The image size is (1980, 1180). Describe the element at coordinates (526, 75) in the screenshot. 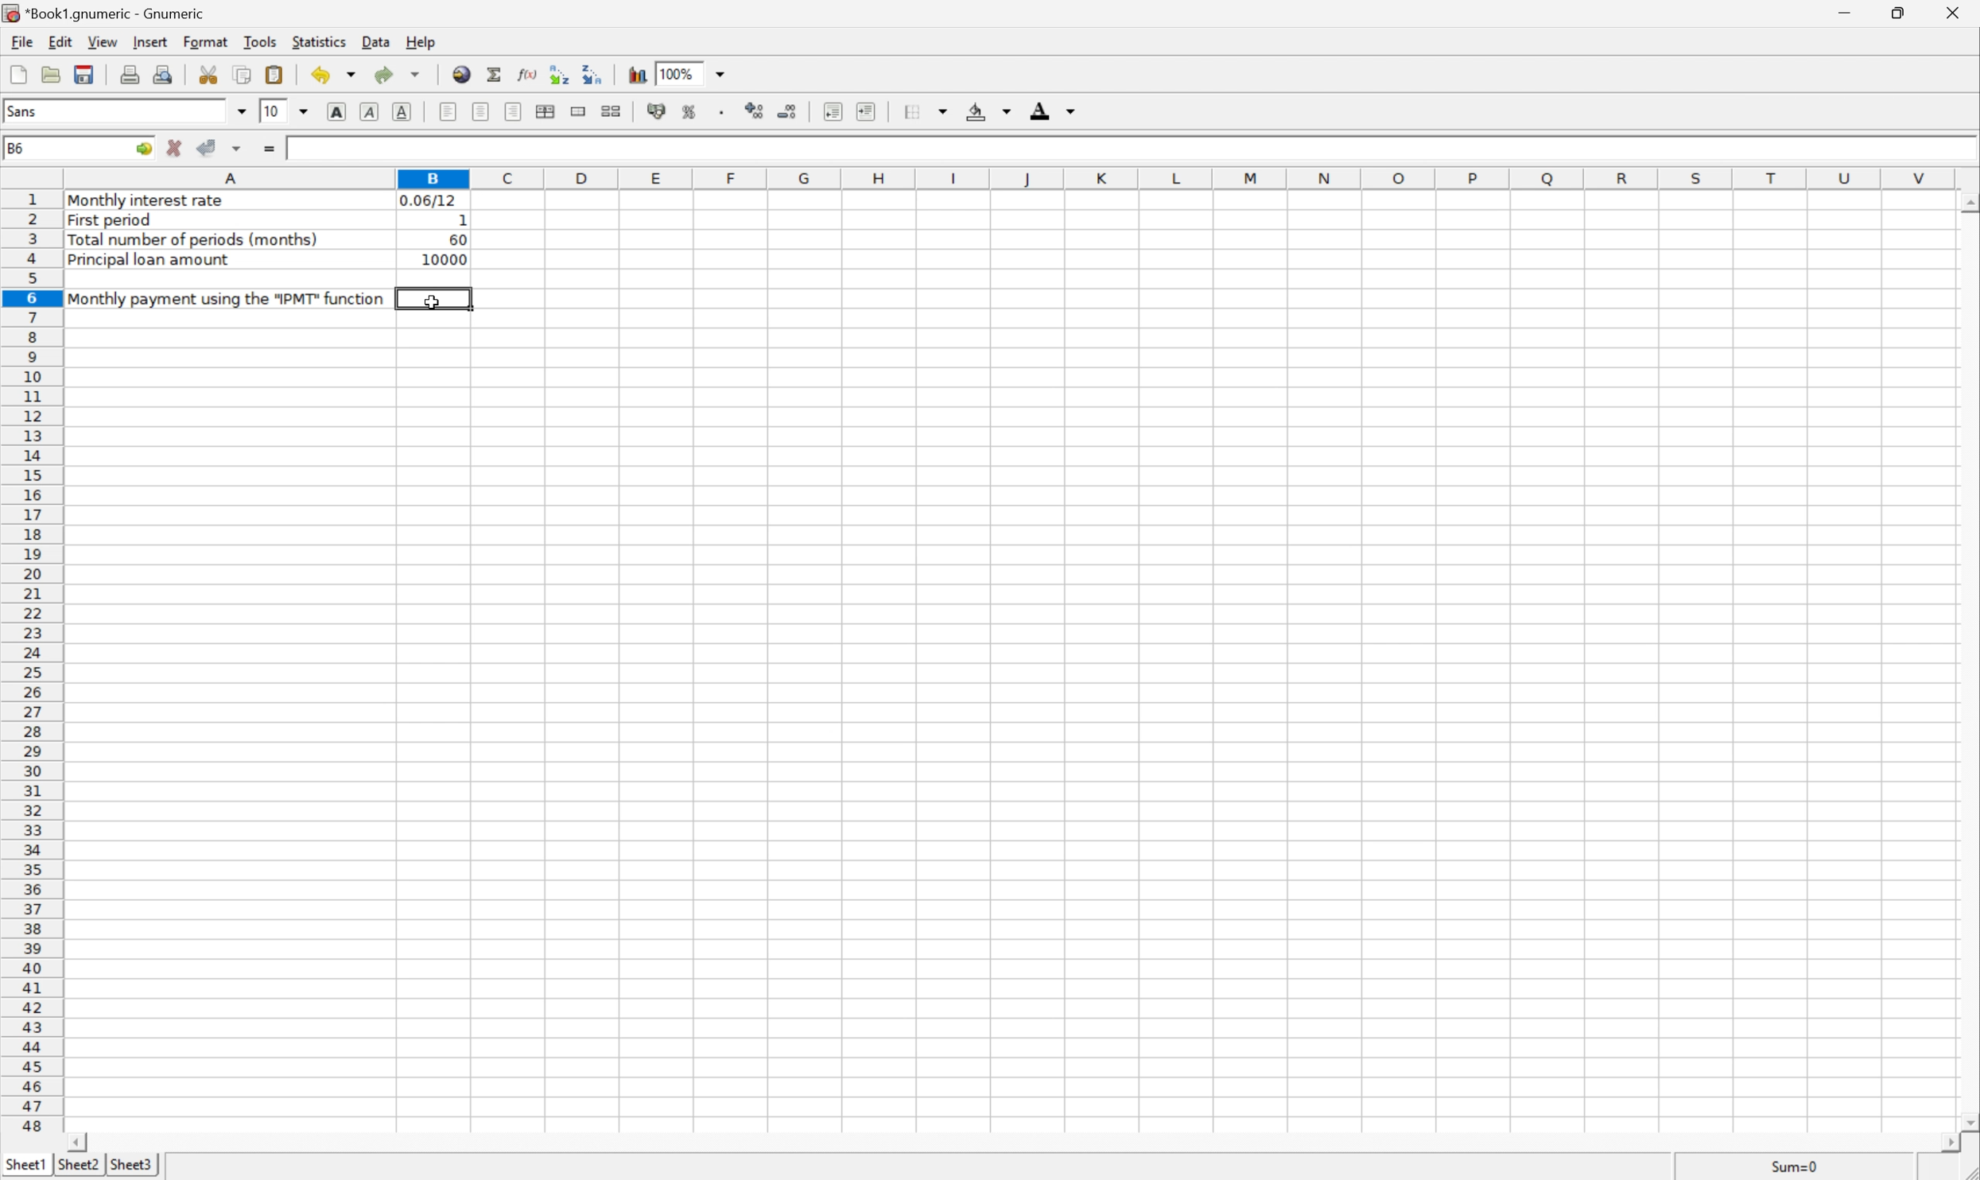

I see `Edit function in current cell` at that location.